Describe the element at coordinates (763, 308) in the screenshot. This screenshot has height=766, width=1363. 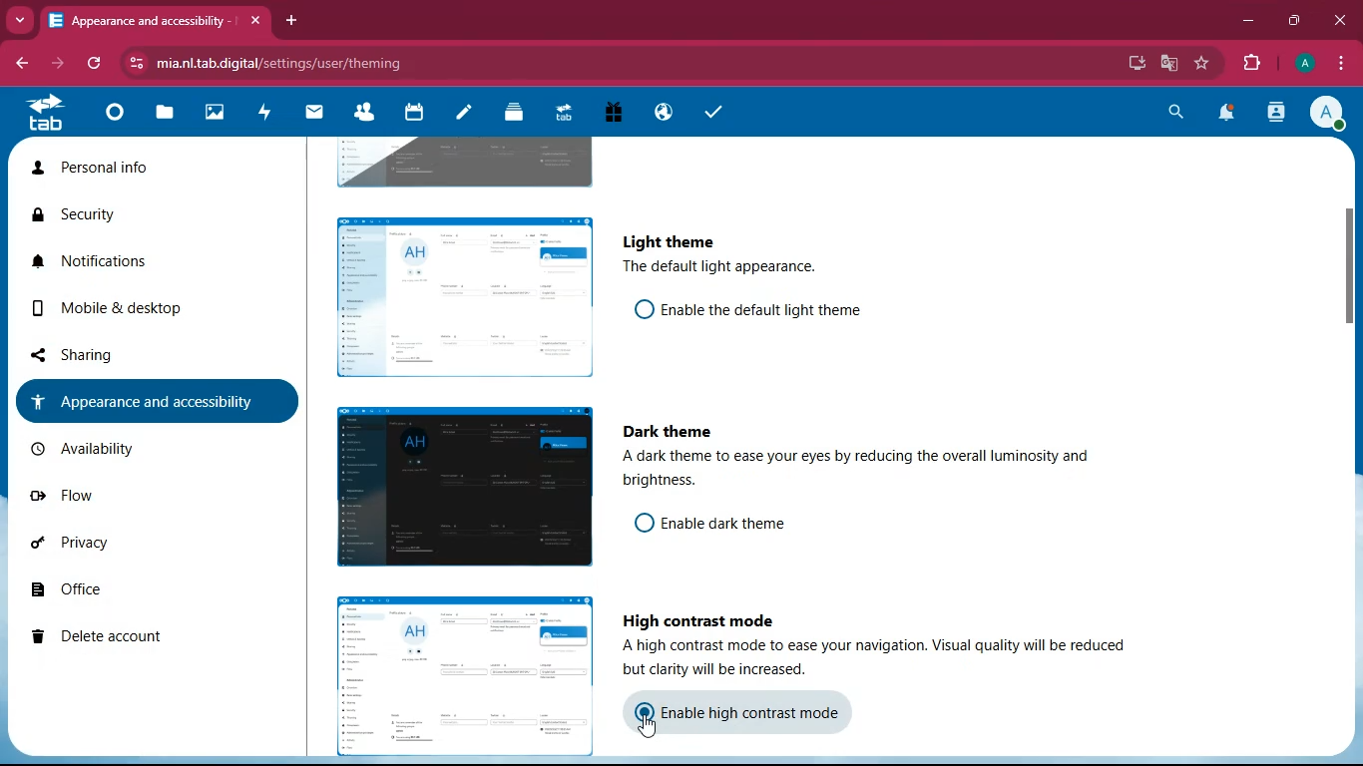
I see `enable` at that location.